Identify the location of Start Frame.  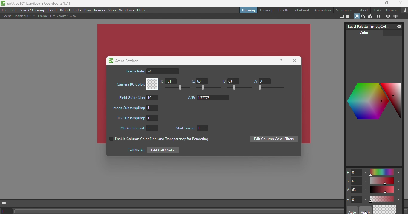
(194, 128).